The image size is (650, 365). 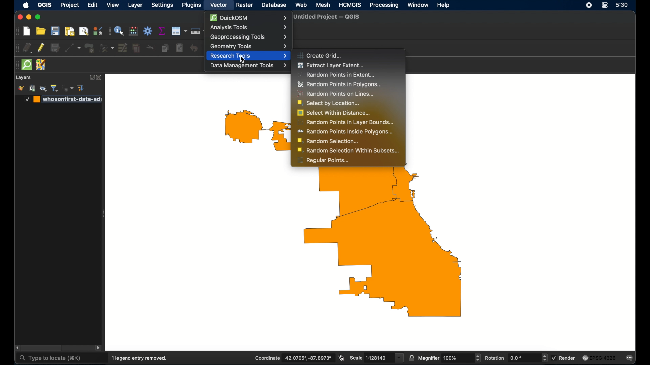 What do you see at coordinates (320, 55) in the screenshot?
I see `create  grid` at bounding box center [320, 55].